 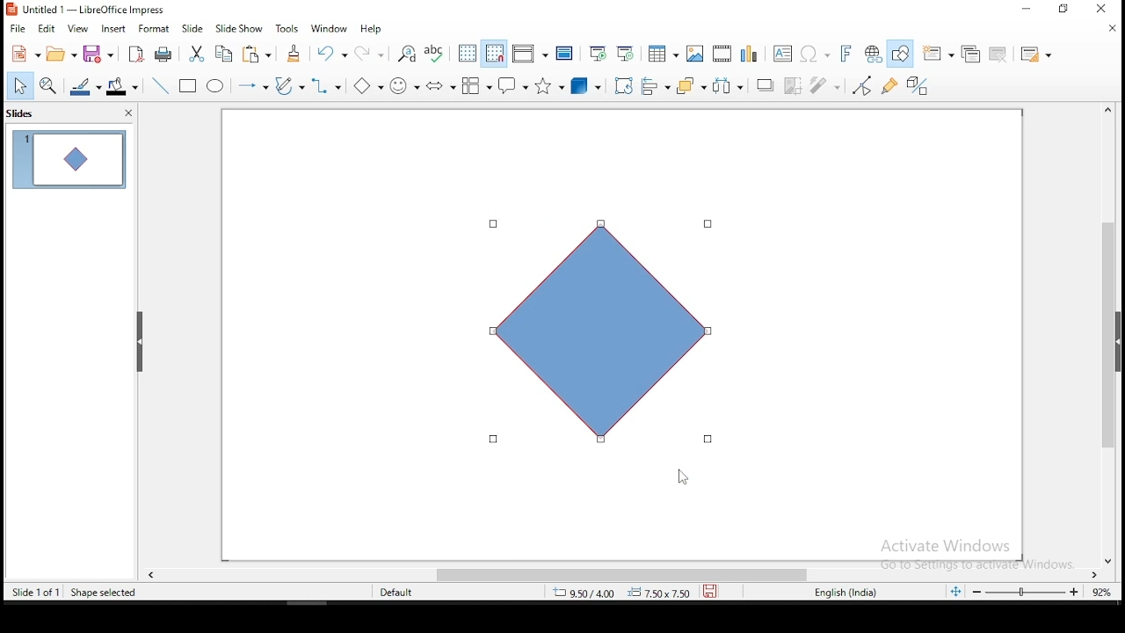 I want to click on export as pdf, so click(x=138, y=54).